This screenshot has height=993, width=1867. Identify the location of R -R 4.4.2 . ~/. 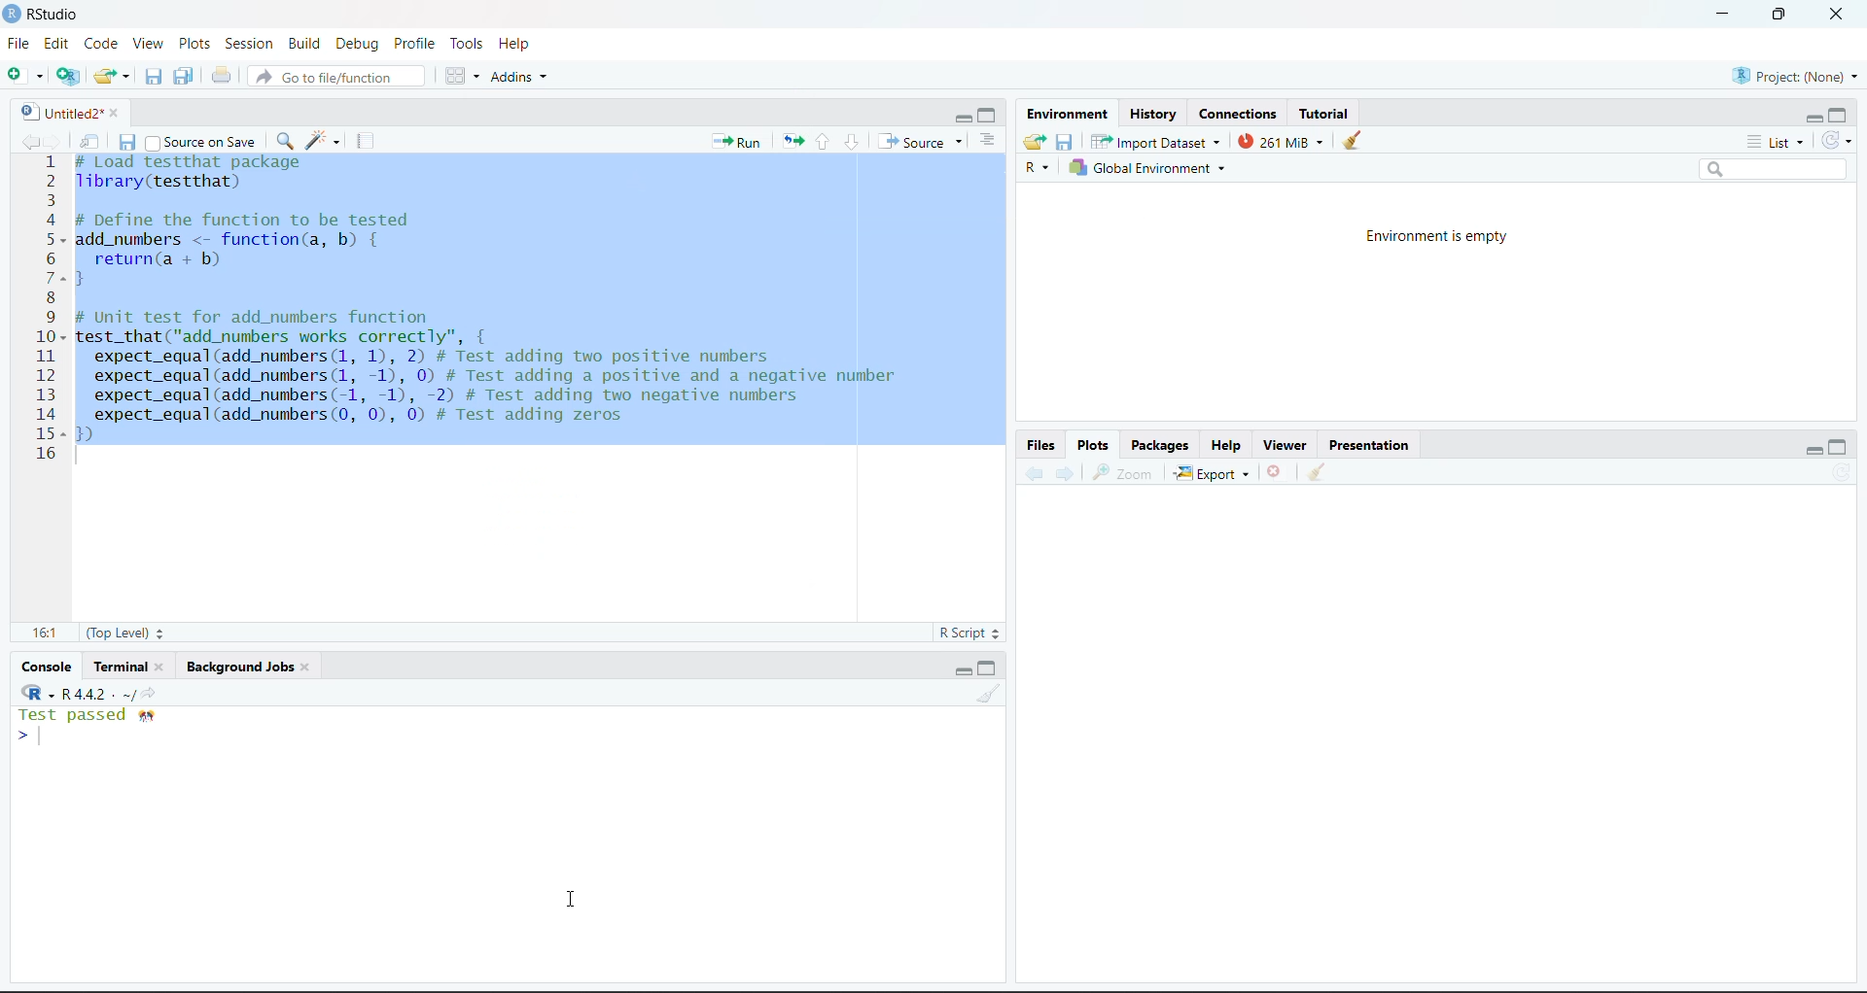
(94, 693).